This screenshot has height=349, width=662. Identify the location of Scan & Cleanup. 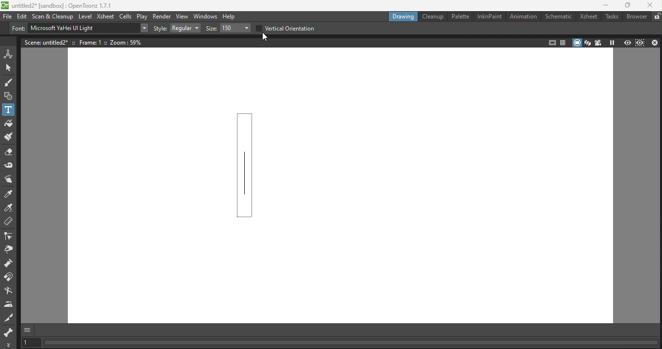
(54, 17).